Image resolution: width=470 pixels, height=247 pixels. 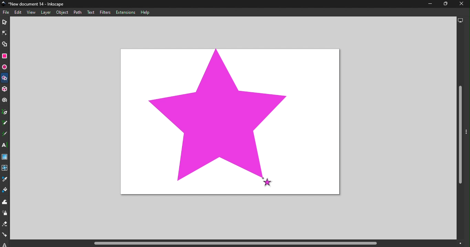 What do you see at coordinates (147, 12) in the screenshot?
I see `Help` at bounding box center [147, 12].